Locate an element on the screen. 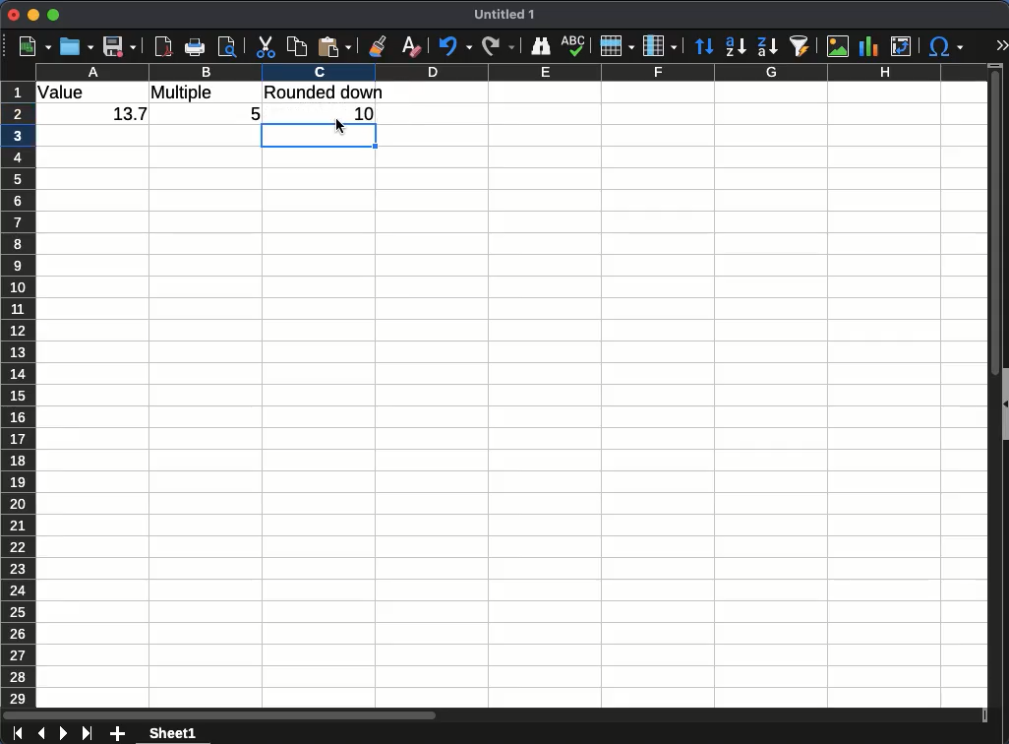 The width and height of the screenshot is (1009, 744). 10 is located at coordinates (327, 111).